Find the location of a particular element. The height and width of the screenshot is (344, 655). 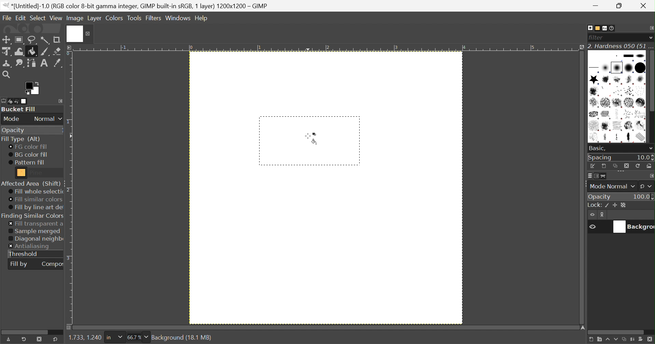

Pencil 03 is located at coordinates (630, 138).